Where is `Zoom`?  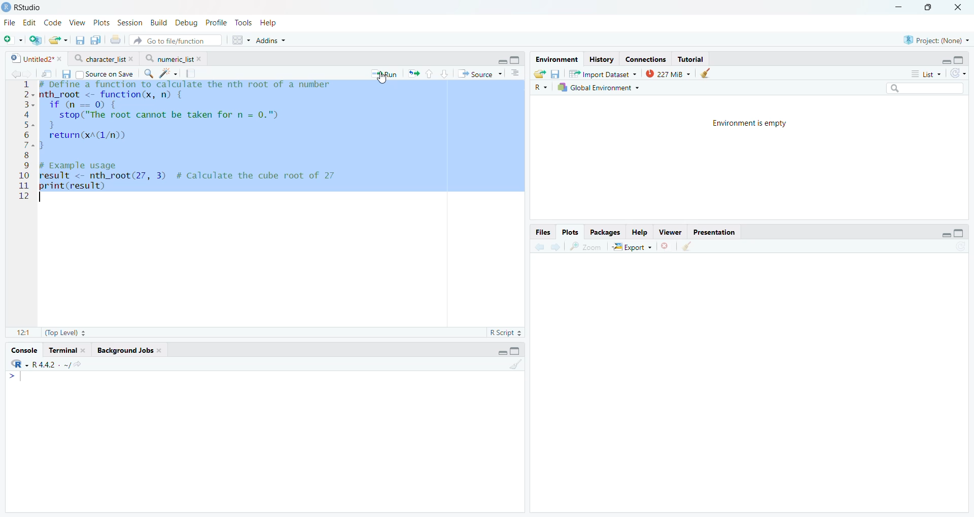 Zoom is located at coordinates (588, 246).